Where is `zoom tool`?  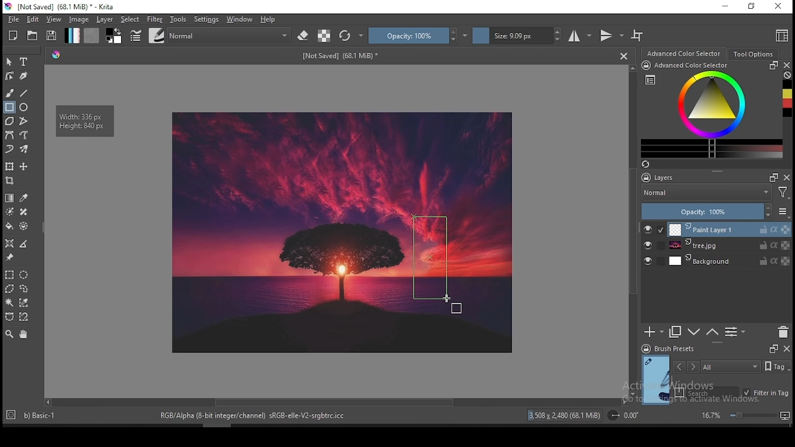
zoom tool is located at coordinates (9, 335).